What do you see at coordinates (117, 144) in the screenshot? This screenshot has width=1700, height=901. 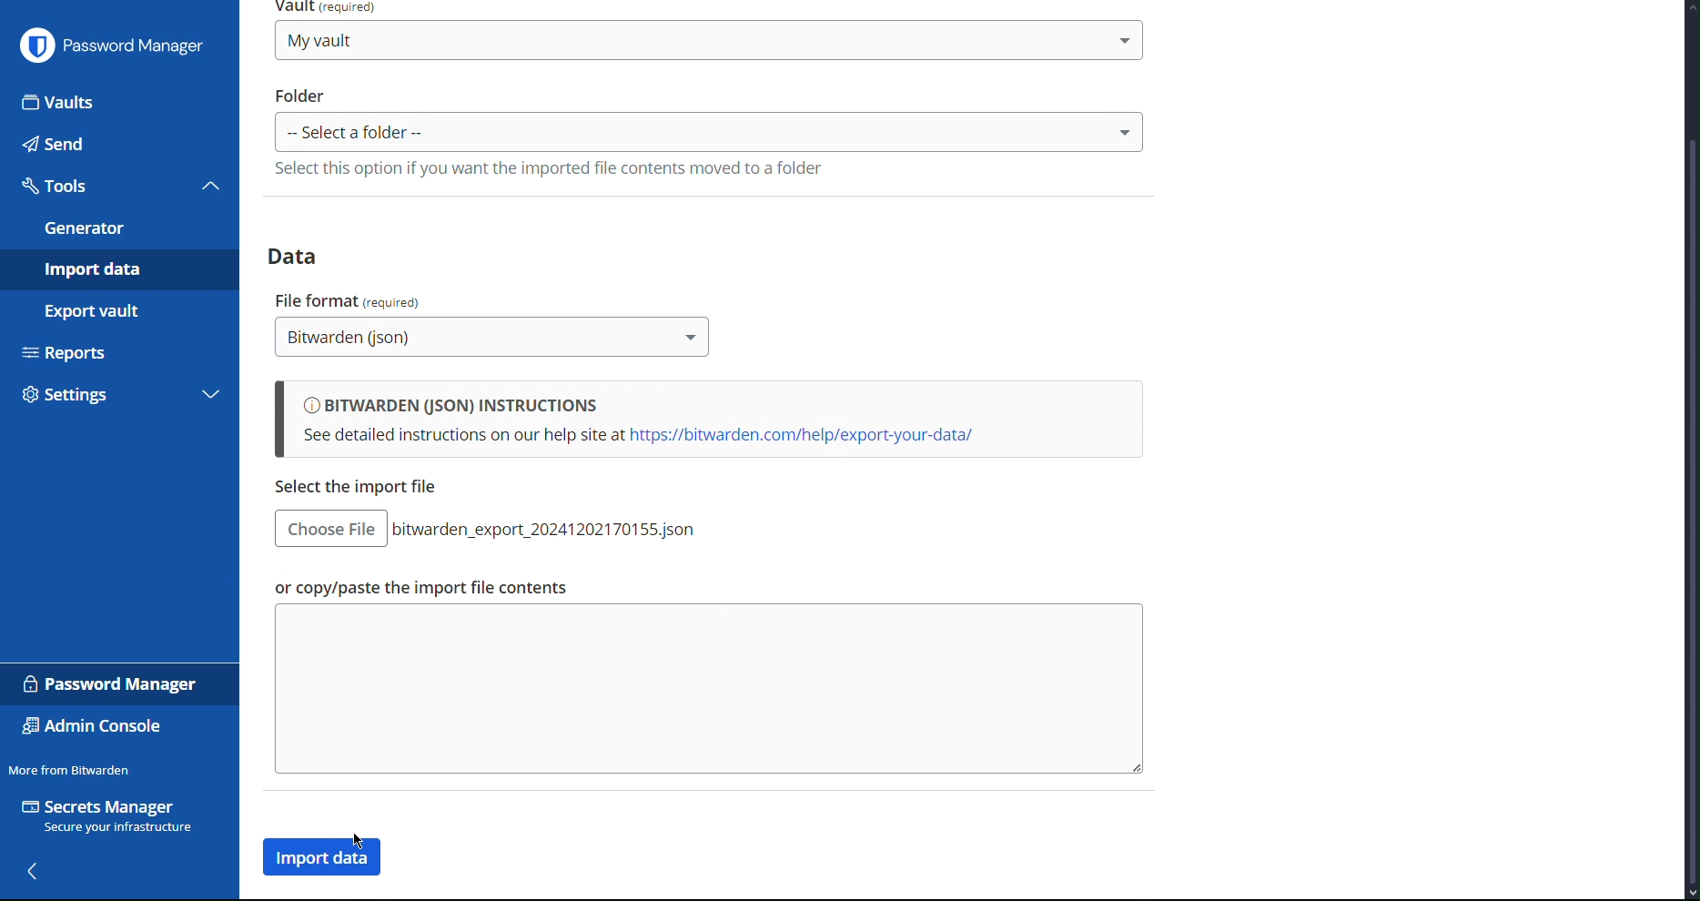 I see `Send` at bounding box center [117, 144].